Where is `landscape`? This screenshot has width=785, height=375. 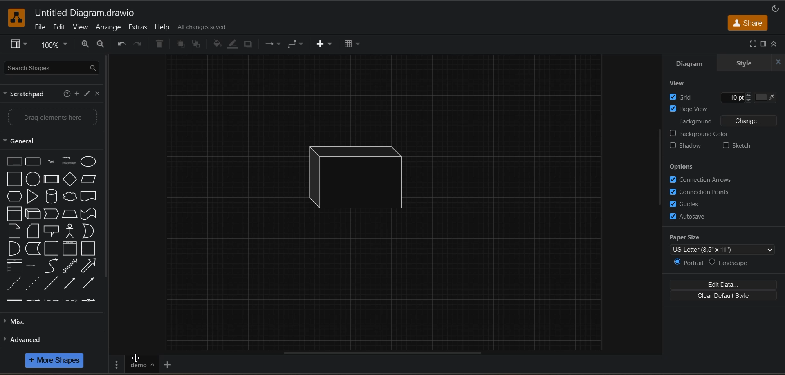 landscape is located at coordinates (735, 263).